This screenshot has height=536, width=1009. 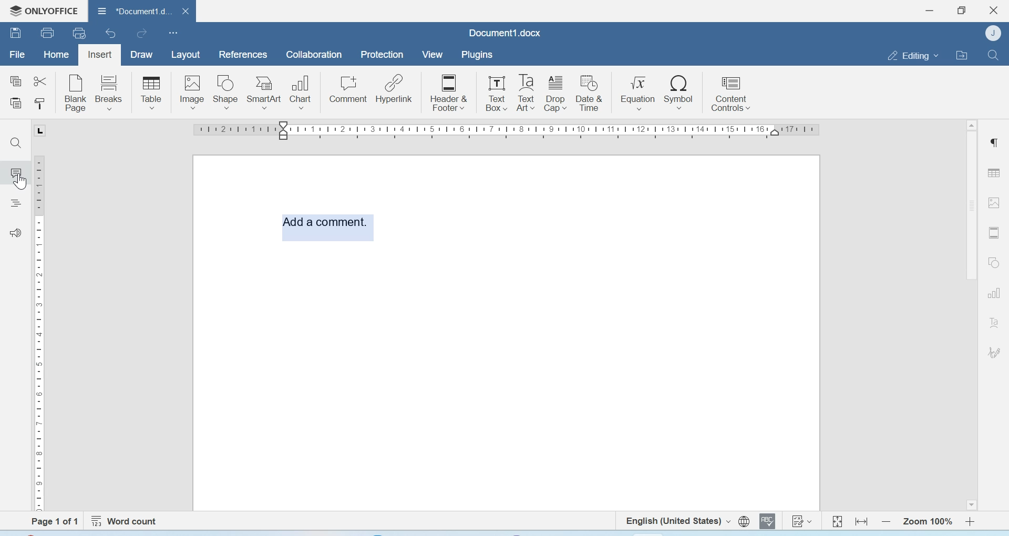 What do you see at coordinates (49, 33) in the screenshot?
I see `Print file` at bounding box center [49, 33].